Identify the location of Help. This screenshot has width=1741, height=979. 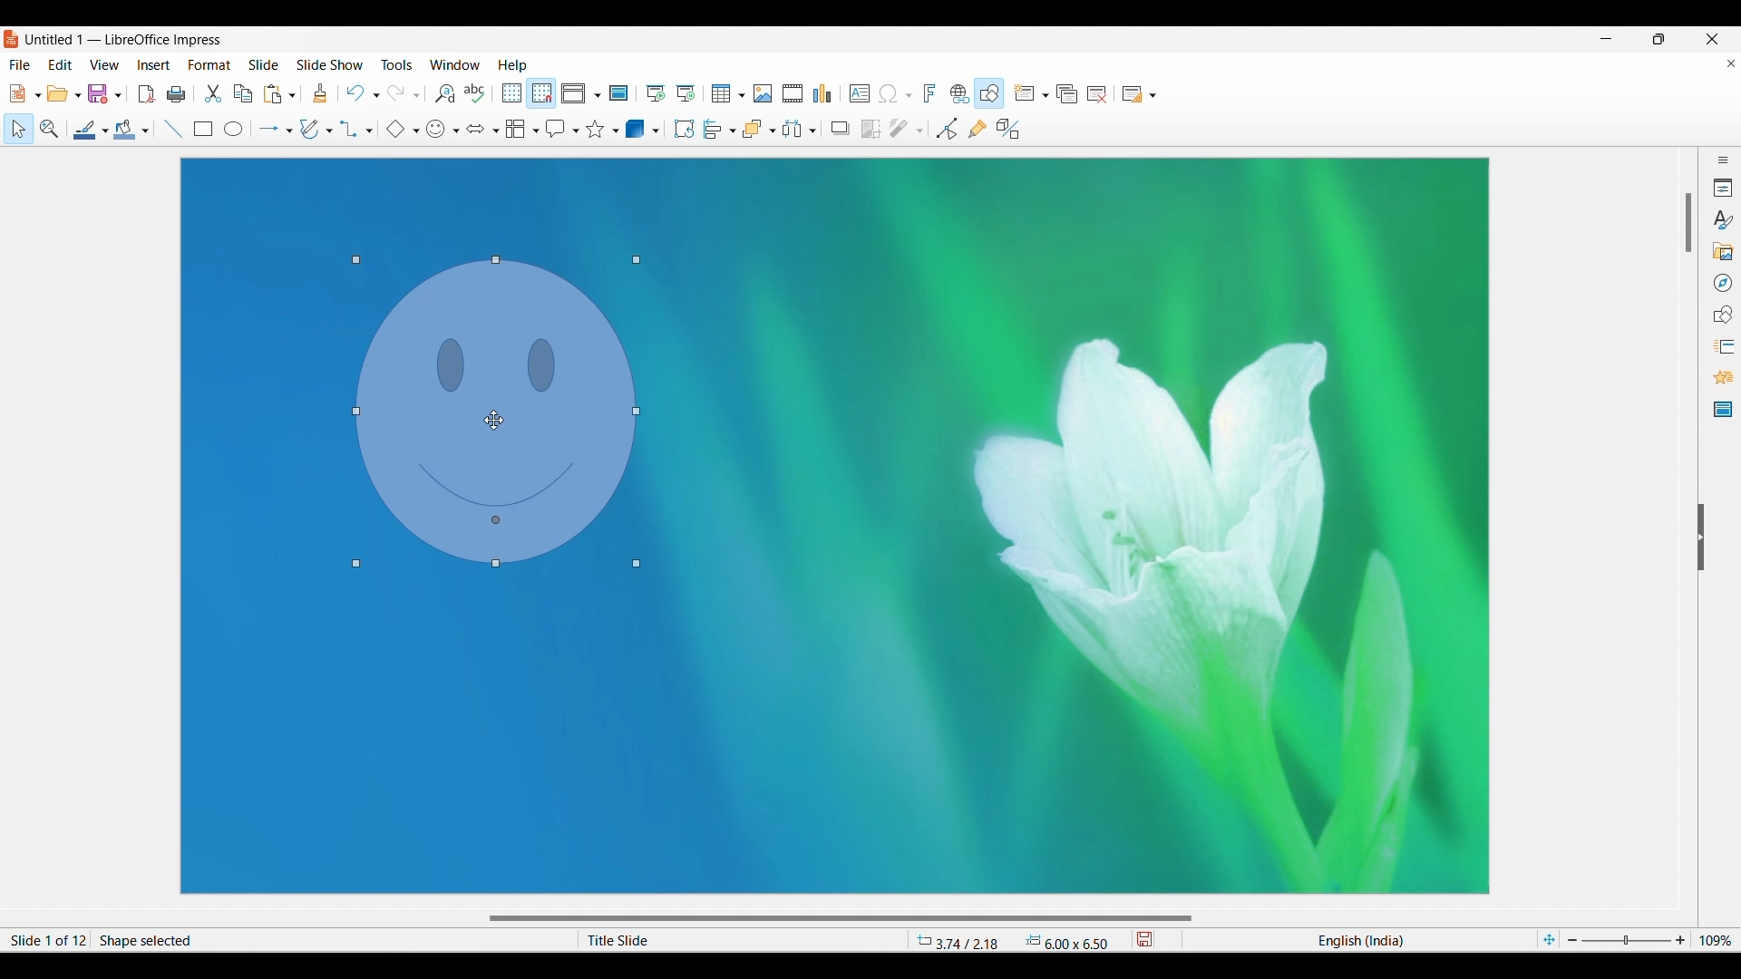
(511, 65).